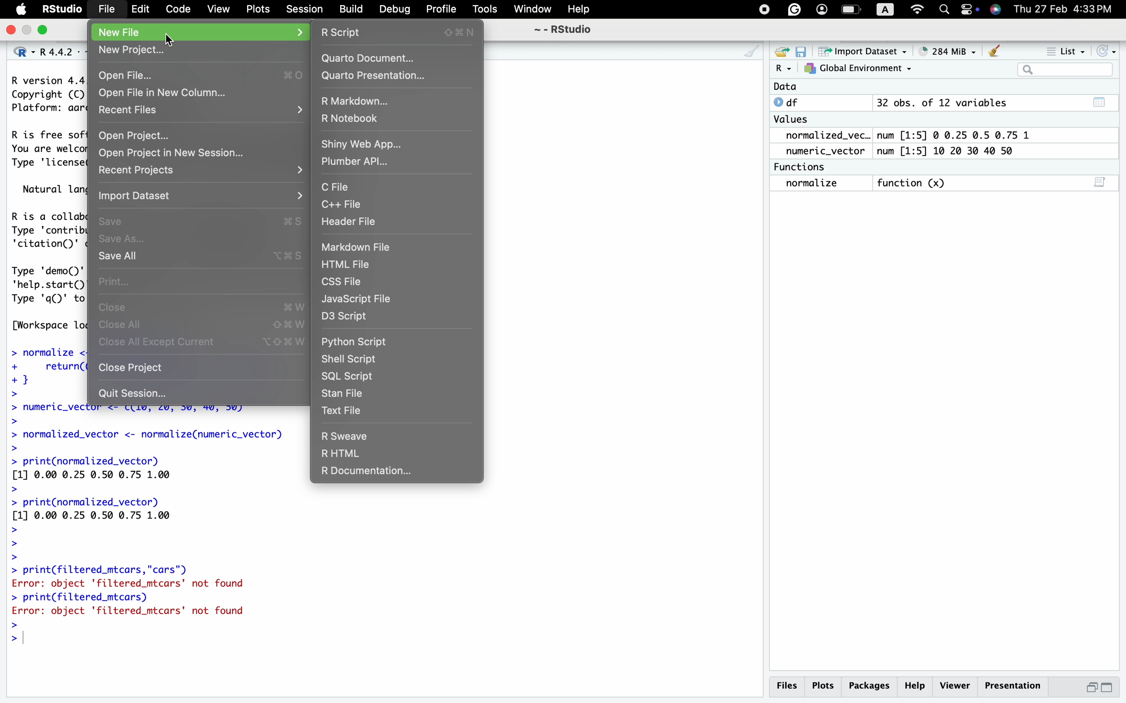 The image size is (1126, 703). What do you see at coordinates (960, 133) in the screenshot?
I see `num [1:5] © 0.25 0.5 0.75 1` at bounding box center [960, 133].